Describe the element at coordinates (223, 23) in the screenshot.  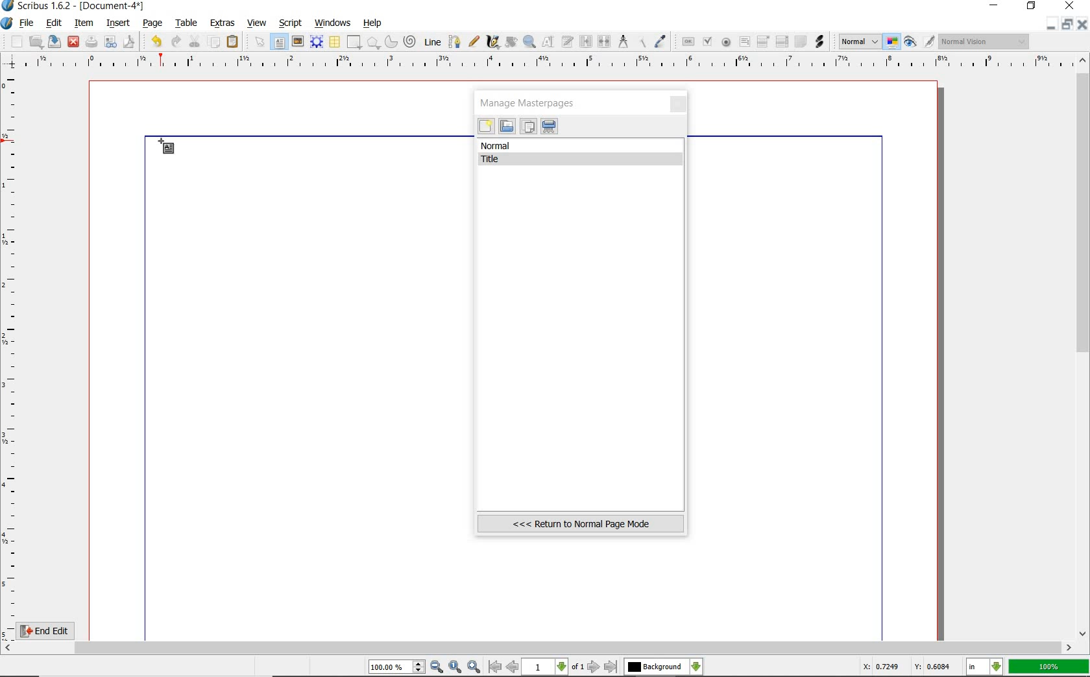
I see `extras` at that location.